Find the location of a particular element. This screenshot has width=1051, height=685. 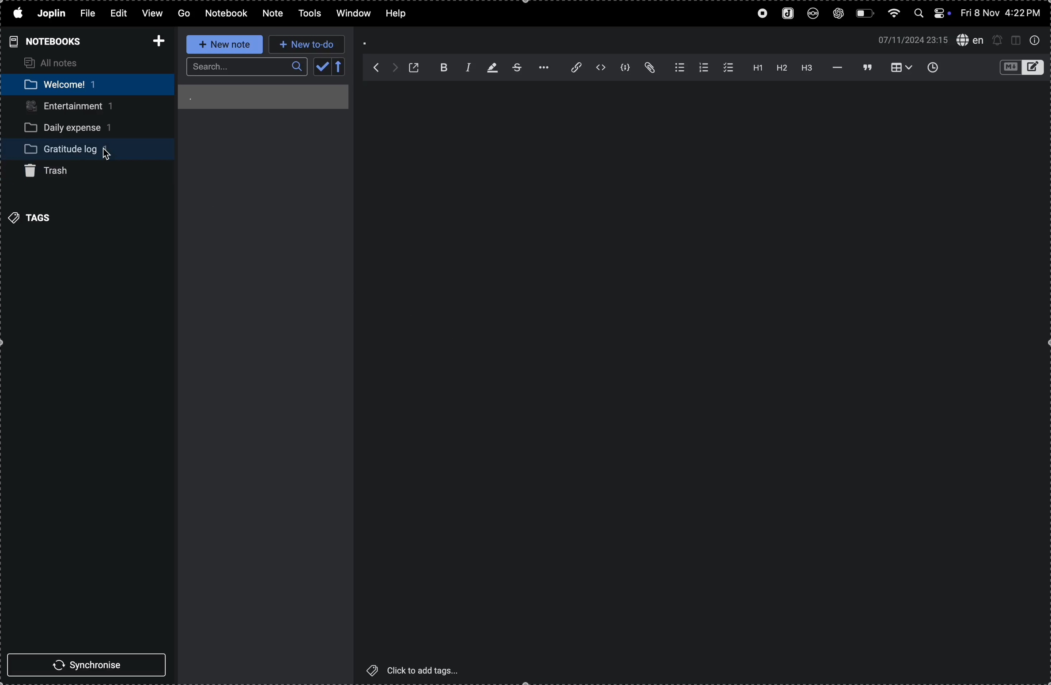

create new alert is located at coordinates (997, 40).